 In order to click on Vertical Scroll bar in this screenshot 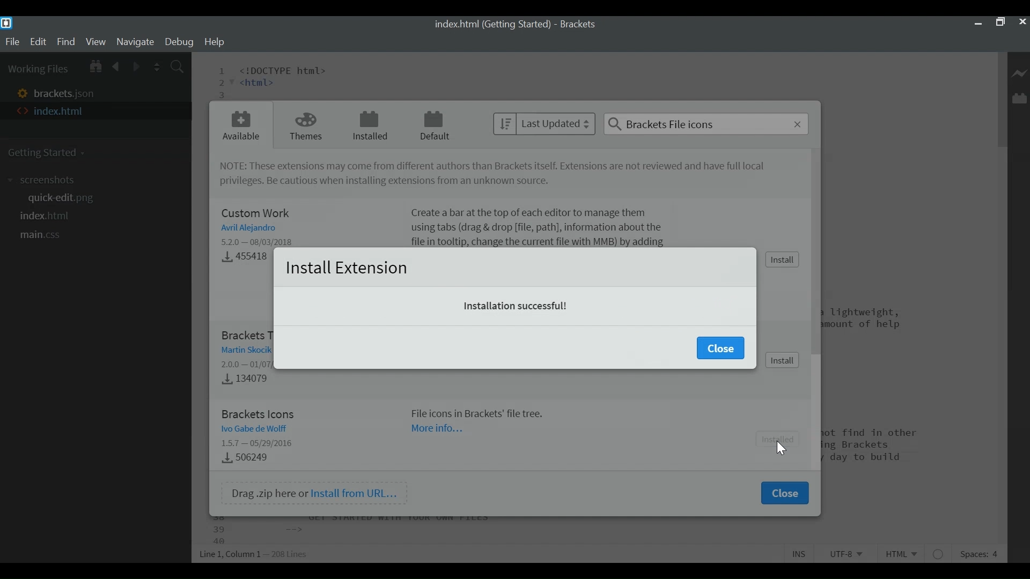, I will do `click(1002, 98)`.